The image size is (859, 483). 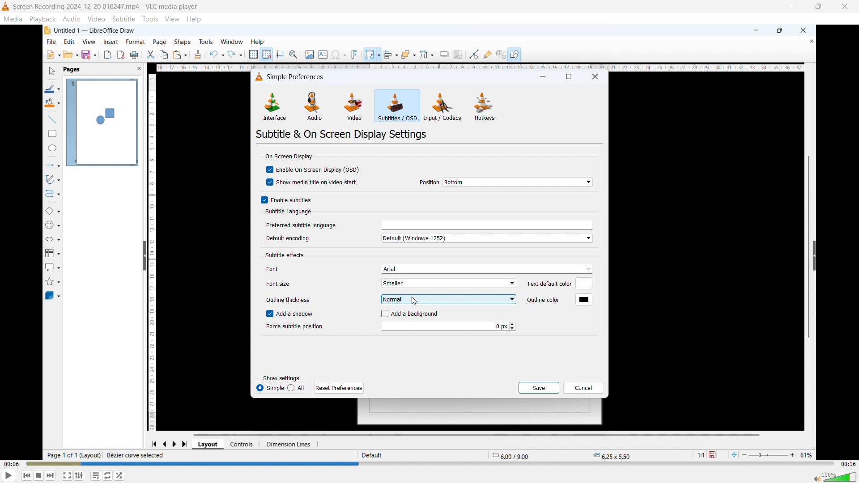 I want to click on Tools , so click(x=150, y=19).